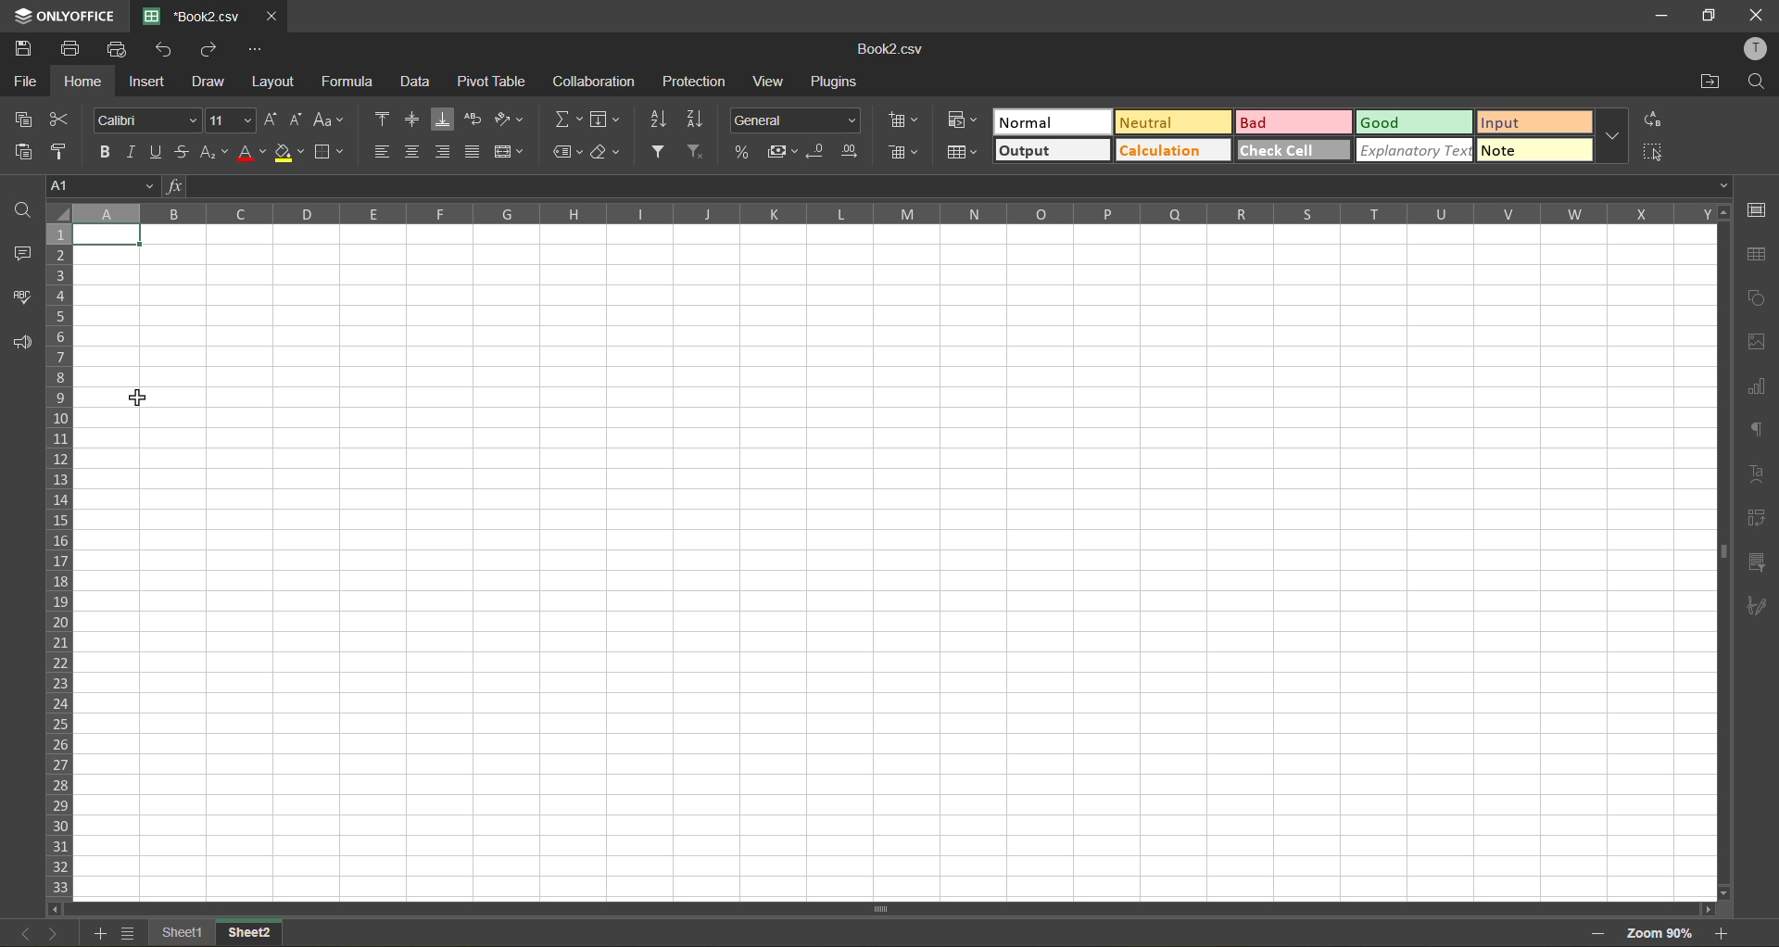 The width and height of the screenshot is (1779, 947). Describe the element at coordinates (1666, 933) in the screenshot. I see `zoom factor` at that location.